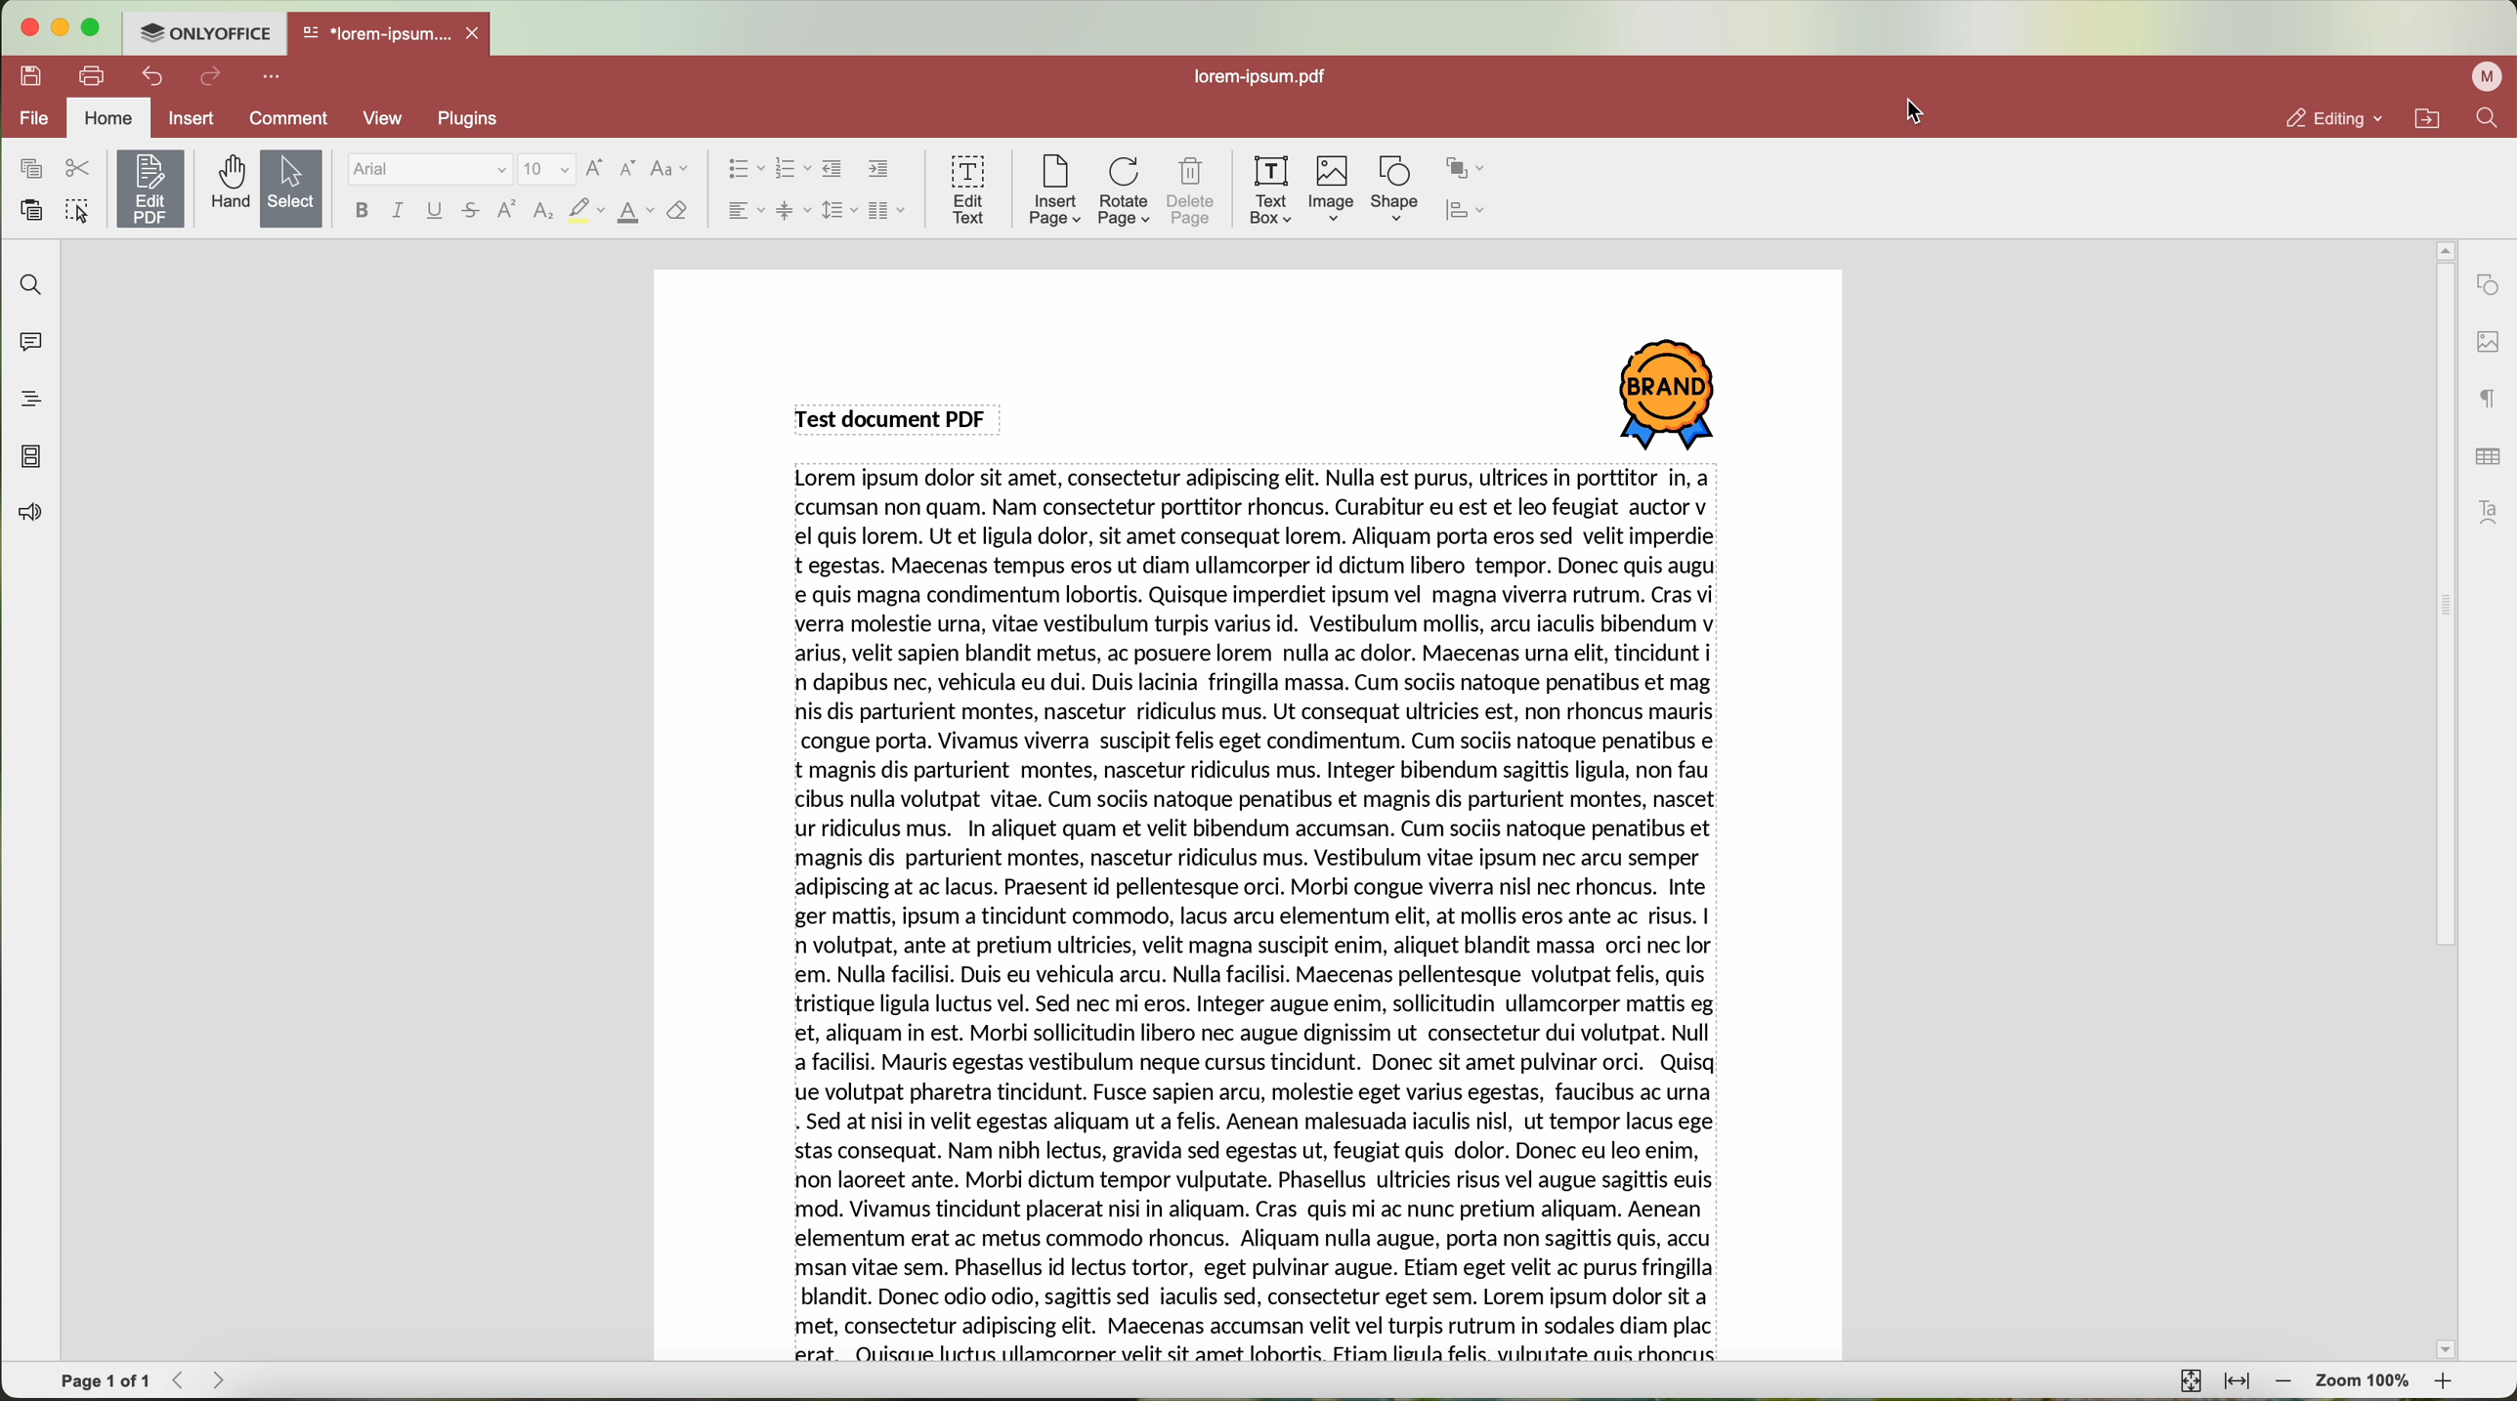 This screenshot has width=2517, height=1401. I want to click on Backward, so click(185, 1380).